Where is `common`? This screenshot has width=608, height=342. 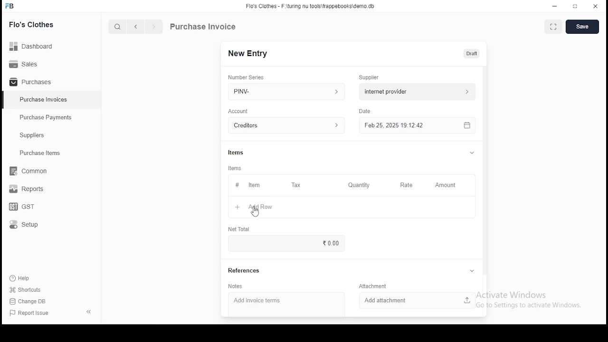
common is located at coordinates (31, 171).